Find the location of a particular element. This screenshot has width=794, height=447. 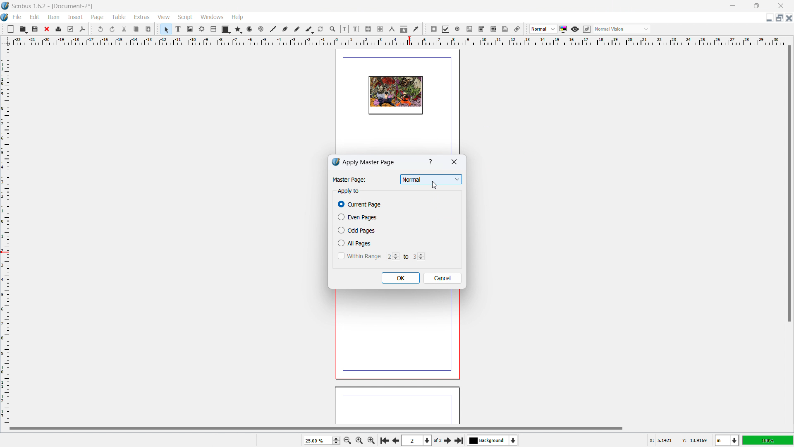

all pages checkbox is located at coordinates (356, 243).